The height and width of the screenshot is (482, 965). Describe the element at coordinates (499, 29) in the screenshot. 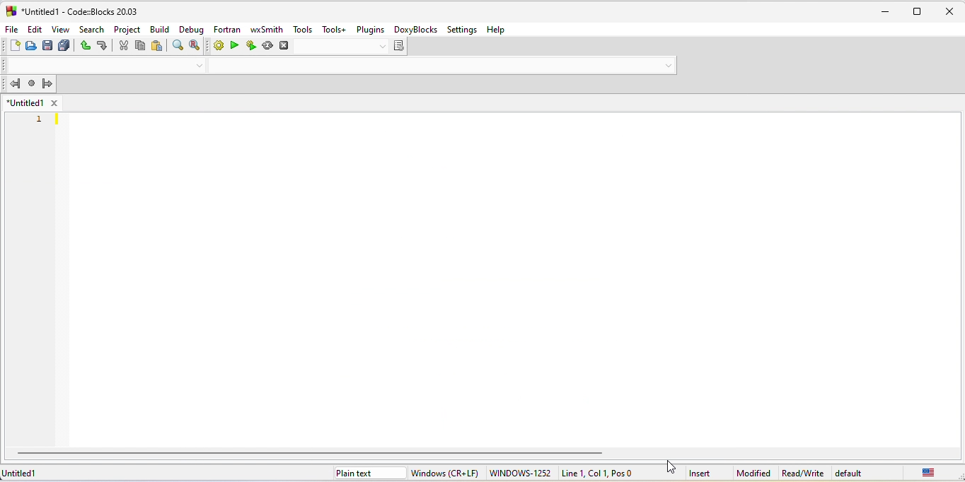

I see `help` at that location.